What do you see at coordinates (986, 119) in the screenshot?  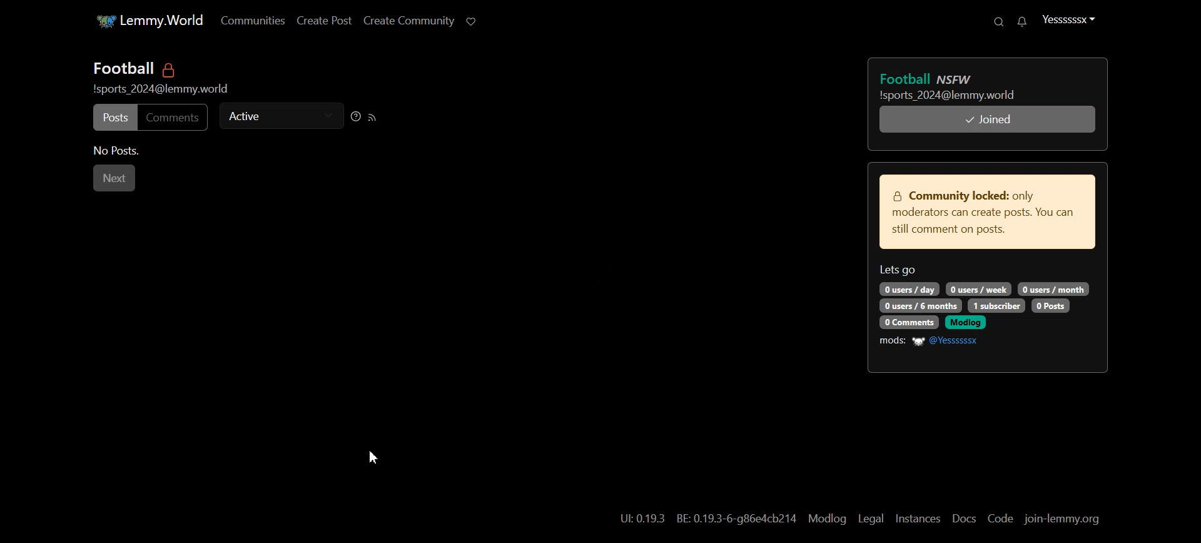 I see `Joined` at bounding box center [986, 119].